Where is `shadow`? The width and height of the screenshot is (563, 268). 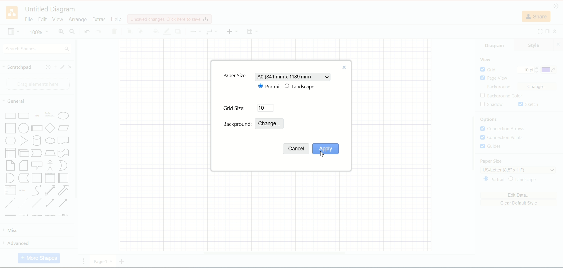 shadow is located at coordinates (492, 105).